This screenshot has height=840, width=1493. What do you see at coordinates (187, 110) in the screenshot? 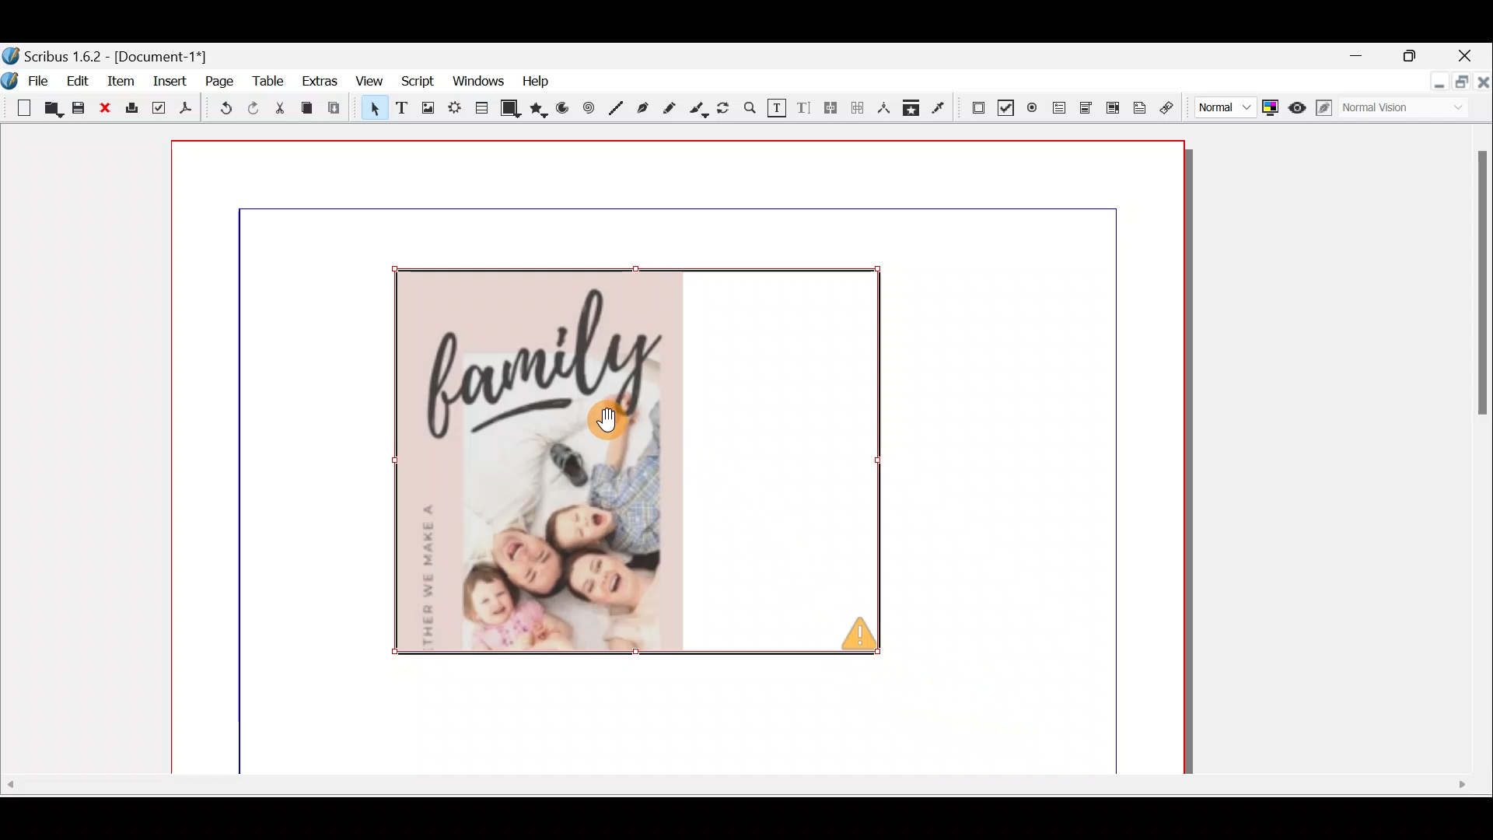
I see `Save as PDF` at bounding box center [187, 110].